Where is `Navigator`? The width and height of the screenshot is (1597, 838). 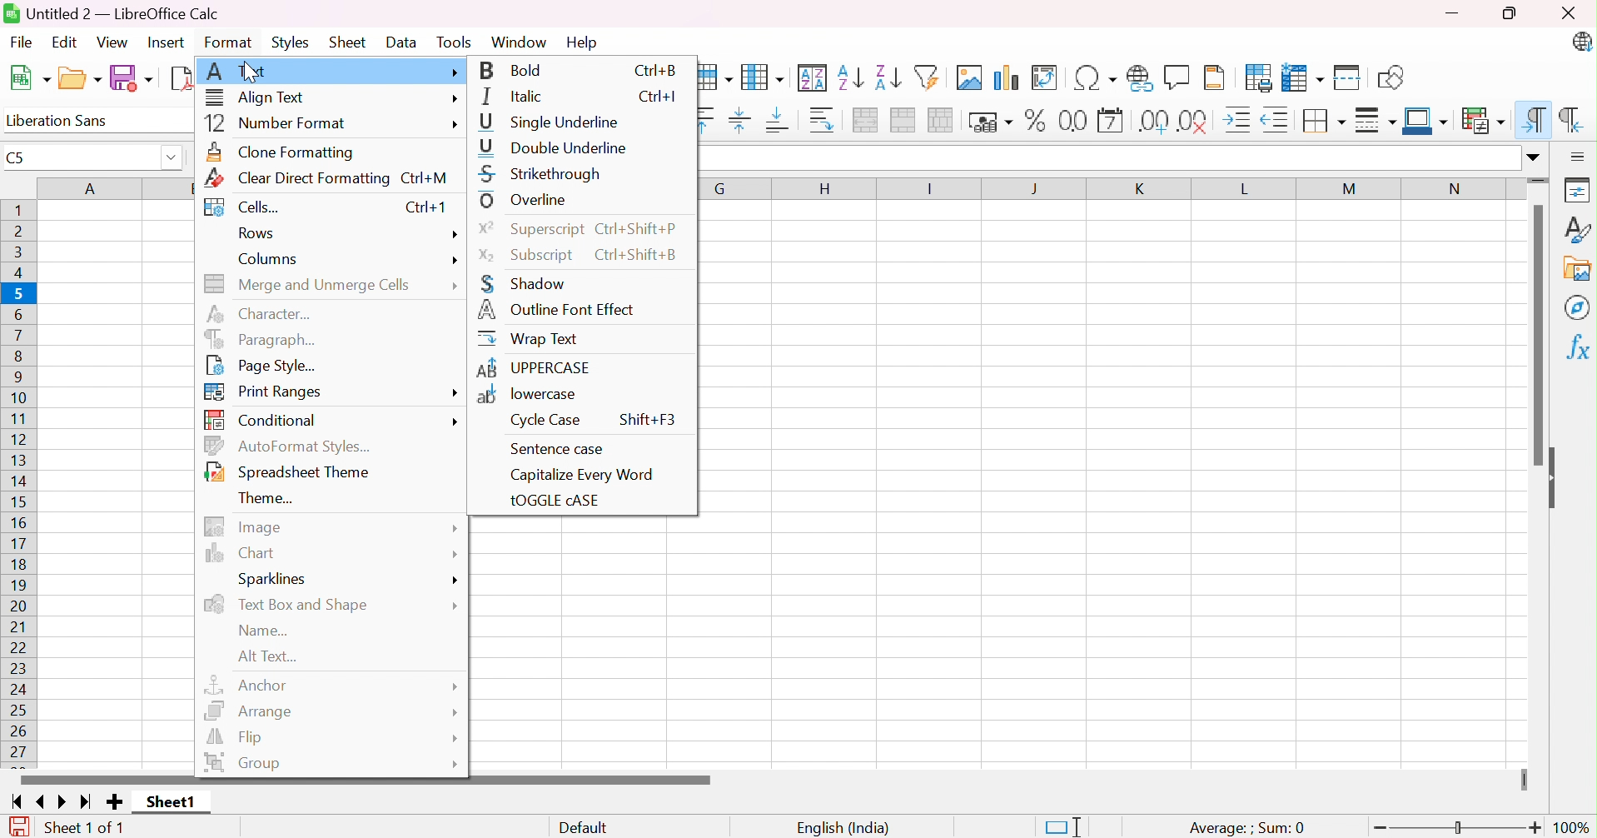 Navigator is located at coordinates (1580, 305).